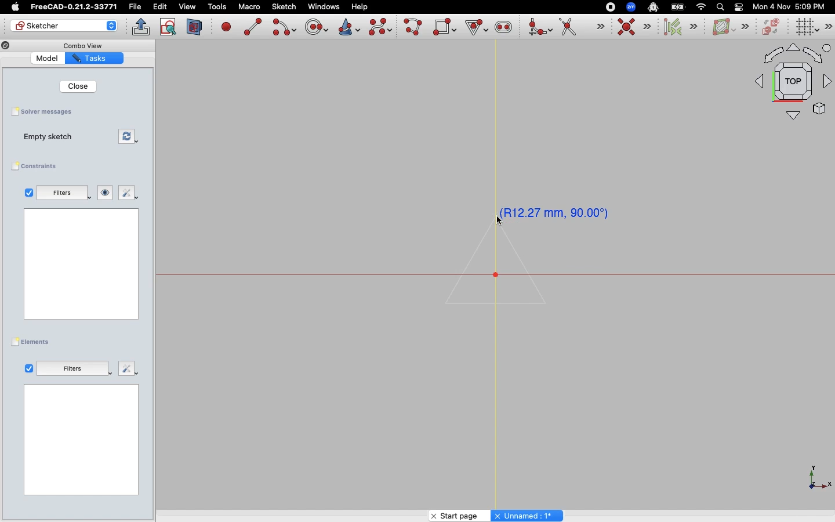  What do you see at coordinates (136, 7) in the screenshot?
I see `File` at bounding box center [136, 7].